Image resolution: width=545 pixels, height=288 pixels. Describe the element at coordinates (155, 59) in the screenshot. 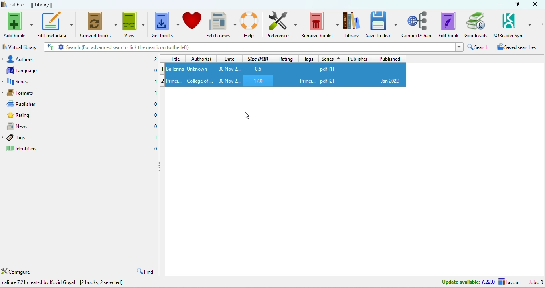

I see `2` at that location.